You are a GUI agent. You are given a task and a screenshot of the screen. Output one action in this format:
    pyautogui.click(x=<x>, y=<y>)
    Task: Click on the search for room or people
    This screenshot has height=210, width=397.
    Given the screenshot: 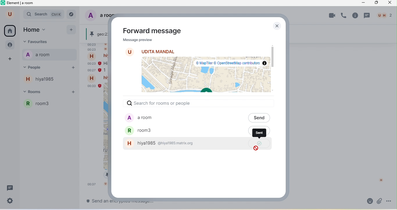 What is the action you would take?
    pyautogui.click(x=162, y=103)
    